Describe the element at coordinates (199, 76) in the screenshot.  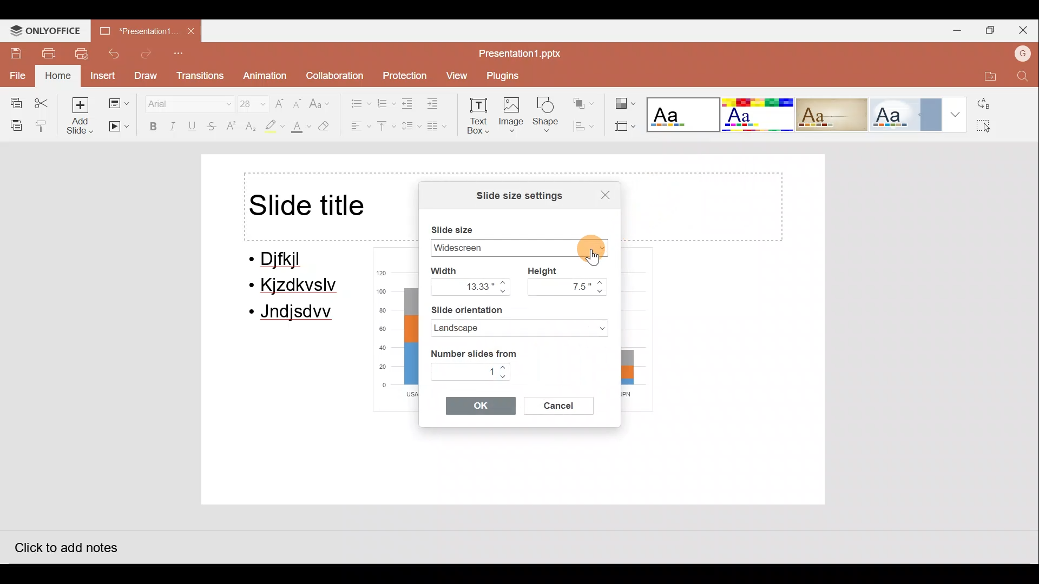
I see `Transitions` at that location.